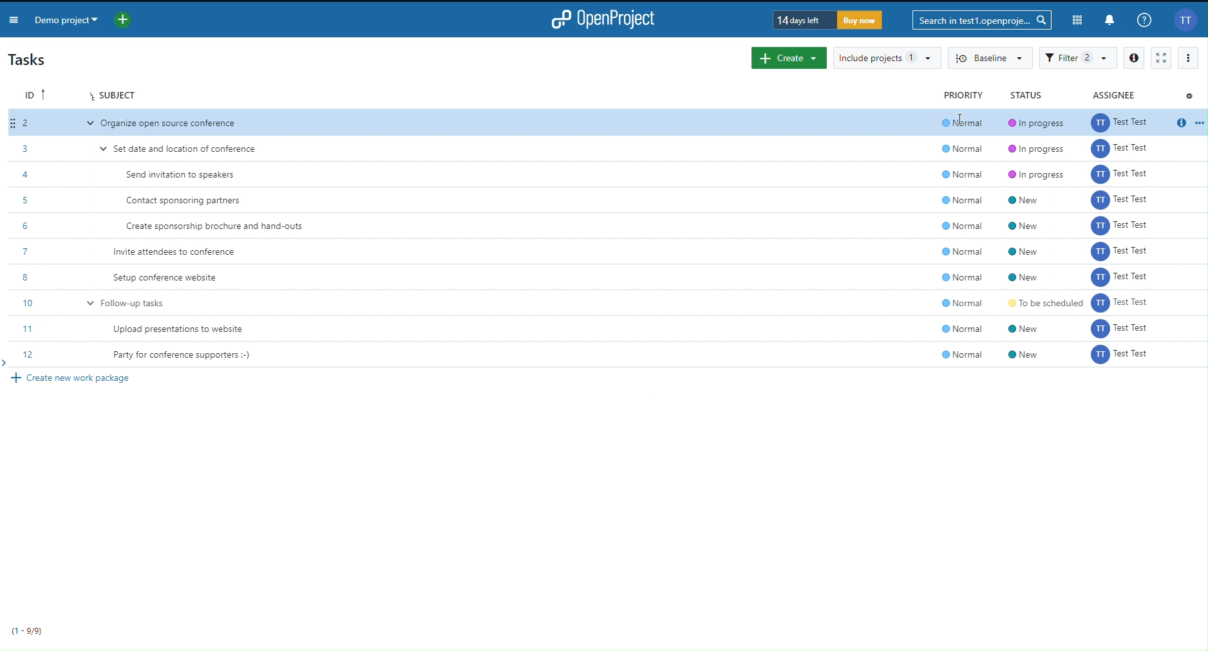 The width and height of the screenshot is (1208, 651). I want to click on Search bar, so click(981, 21).